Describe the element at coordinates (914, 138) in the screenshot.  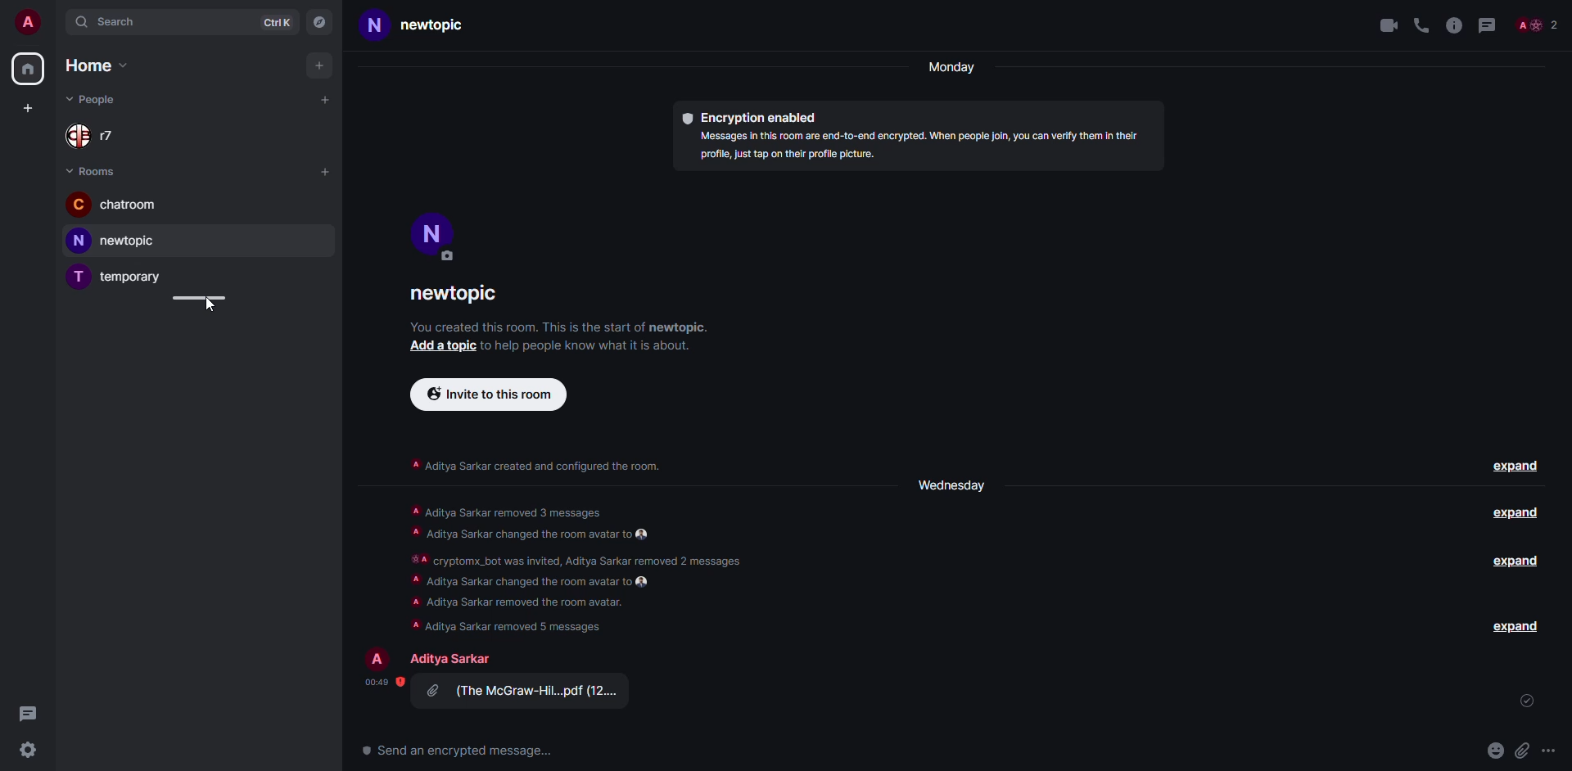
I see `® Encryption enabled
Messages in this room are end-to-end encrypted. When people join, you can verify them in their
profile, just tap on their profile picture.` at that location.